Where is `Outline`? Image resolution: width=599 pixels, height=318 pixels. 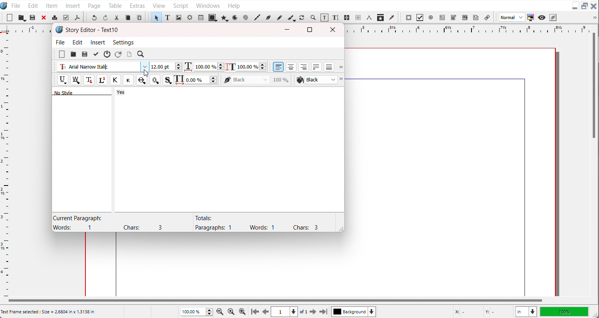 Outline is located at coordinates (155, 80).